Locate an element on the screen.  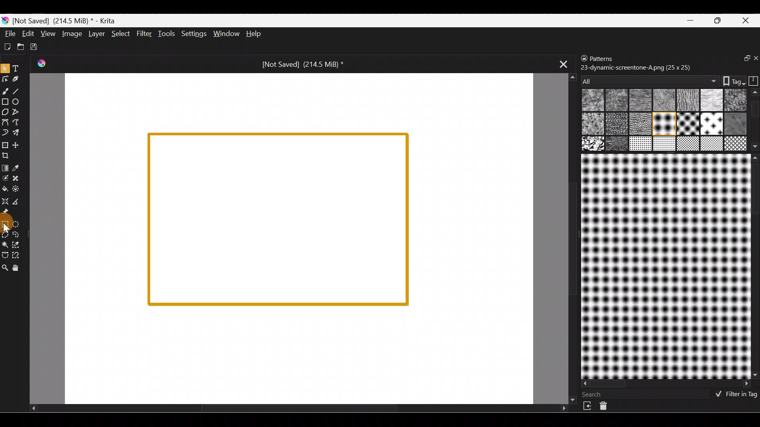
All patterns is located at coordinates (648, 79).